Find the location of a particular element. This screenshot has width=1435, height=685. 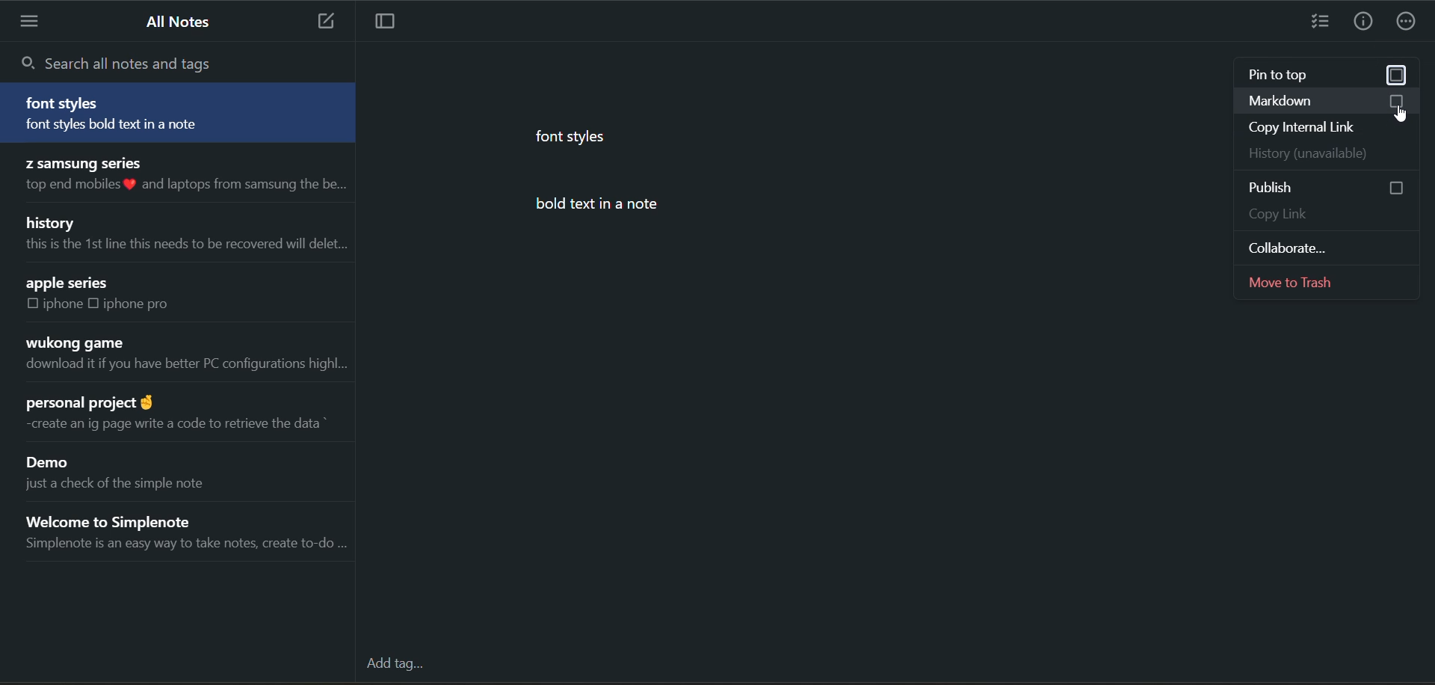

add tag is located at coordinates (401, 666).